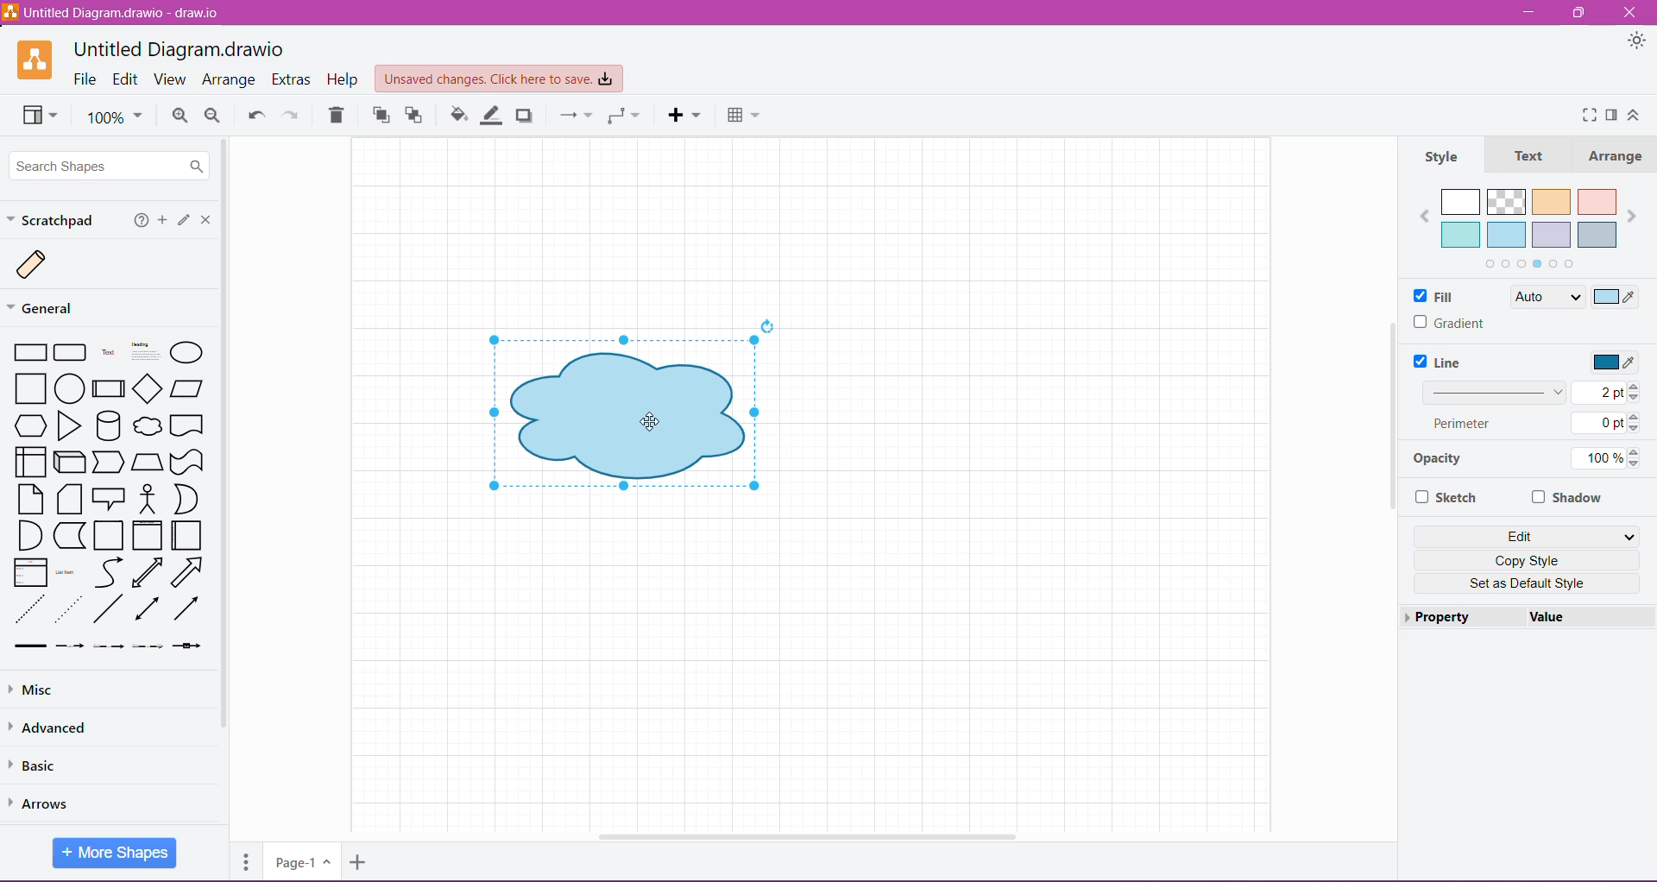 The height and width of the screenshot is (882, 1657). I want to click on Arrange, so click(1619, 157).